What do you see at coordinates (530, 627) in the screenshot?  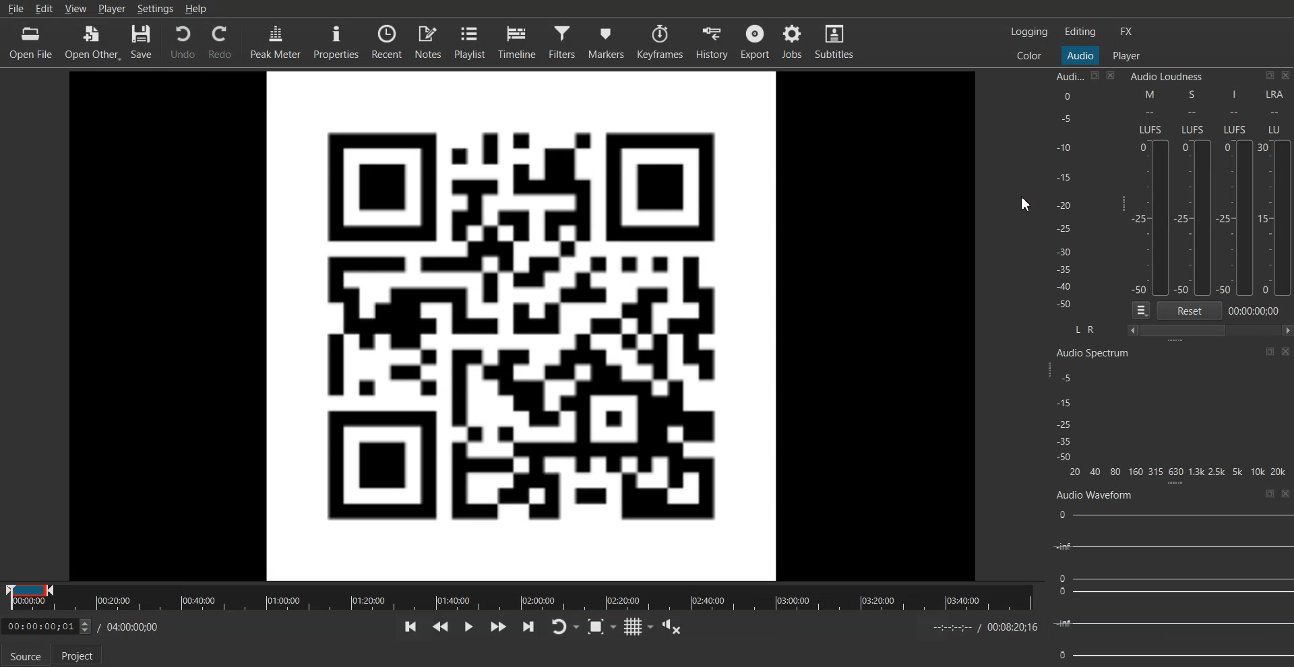 I see `Skip to the next point` at bounding box center [530, 627].